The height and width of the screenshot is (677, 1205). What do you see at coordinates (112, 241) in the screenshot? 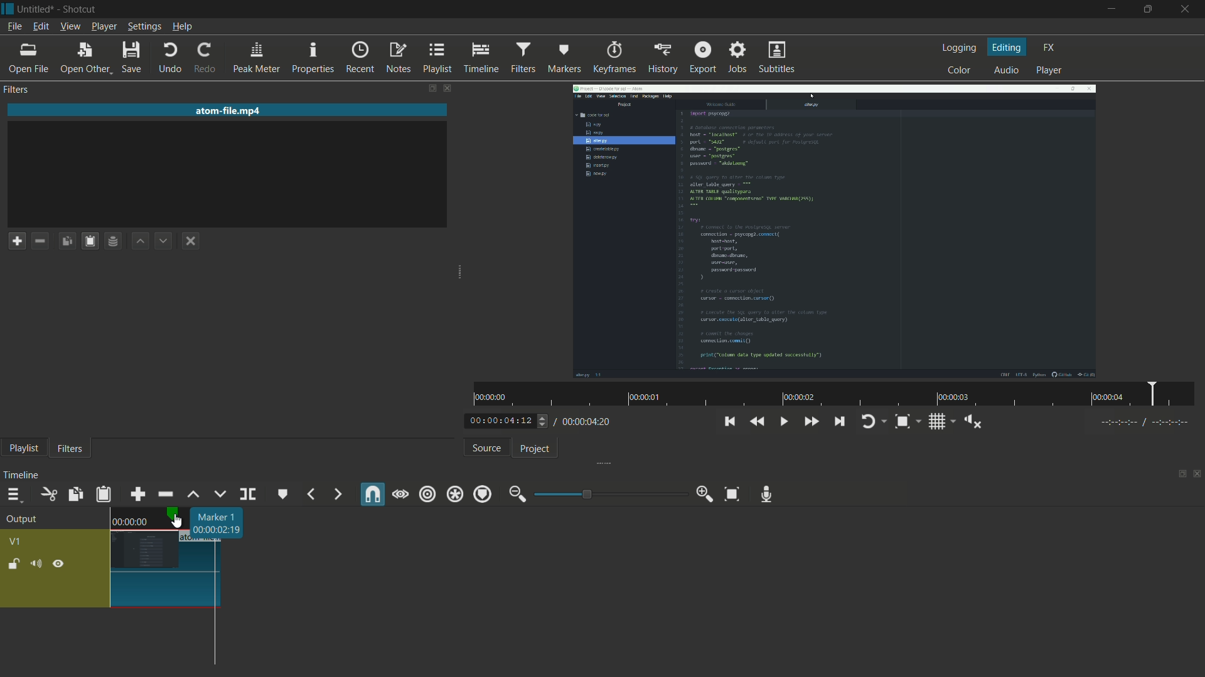
I see `save filter set` at bounding box center [112, 241].